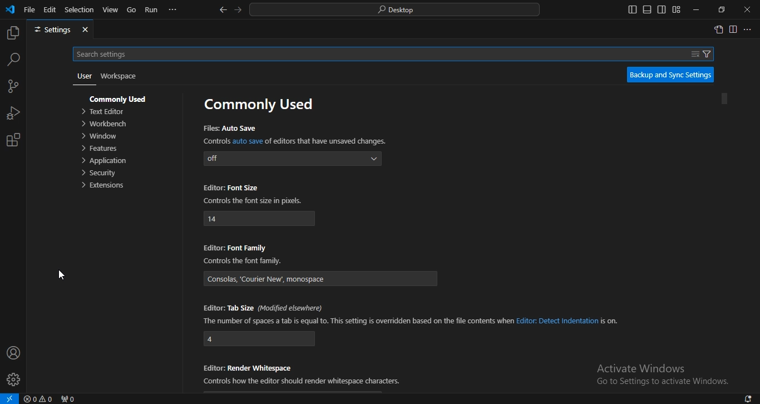  Describe the element at coordinates (85, 77) in the screenshot. I see `user` at that location.